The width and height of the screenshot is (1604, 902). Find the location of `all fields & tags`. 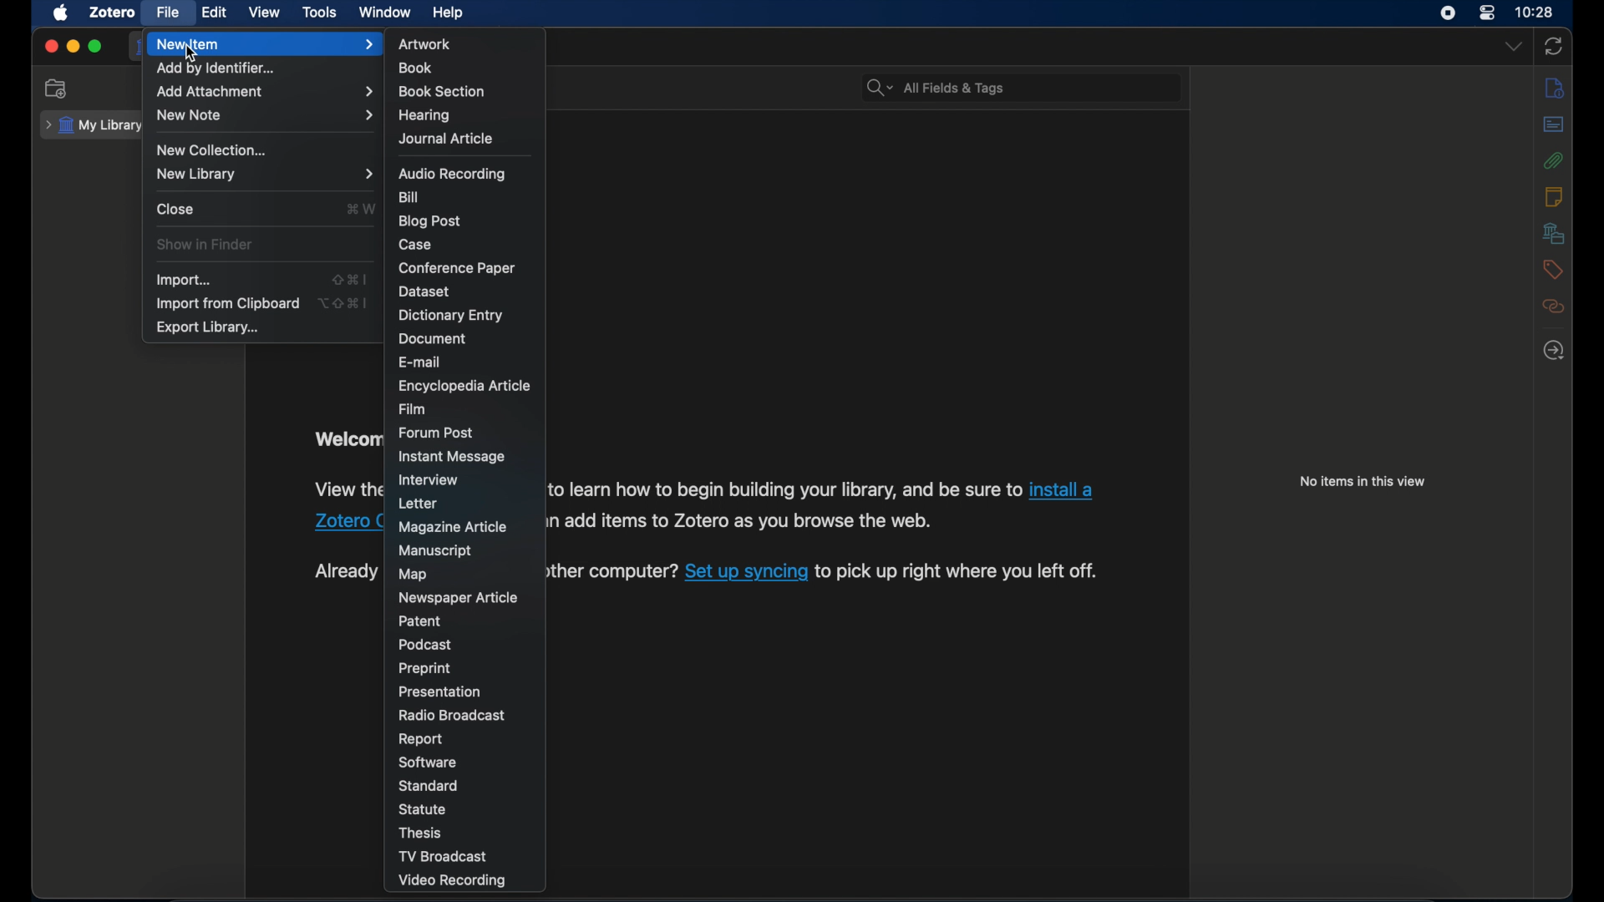

all fields & tags is located at coordinates (934, 87).